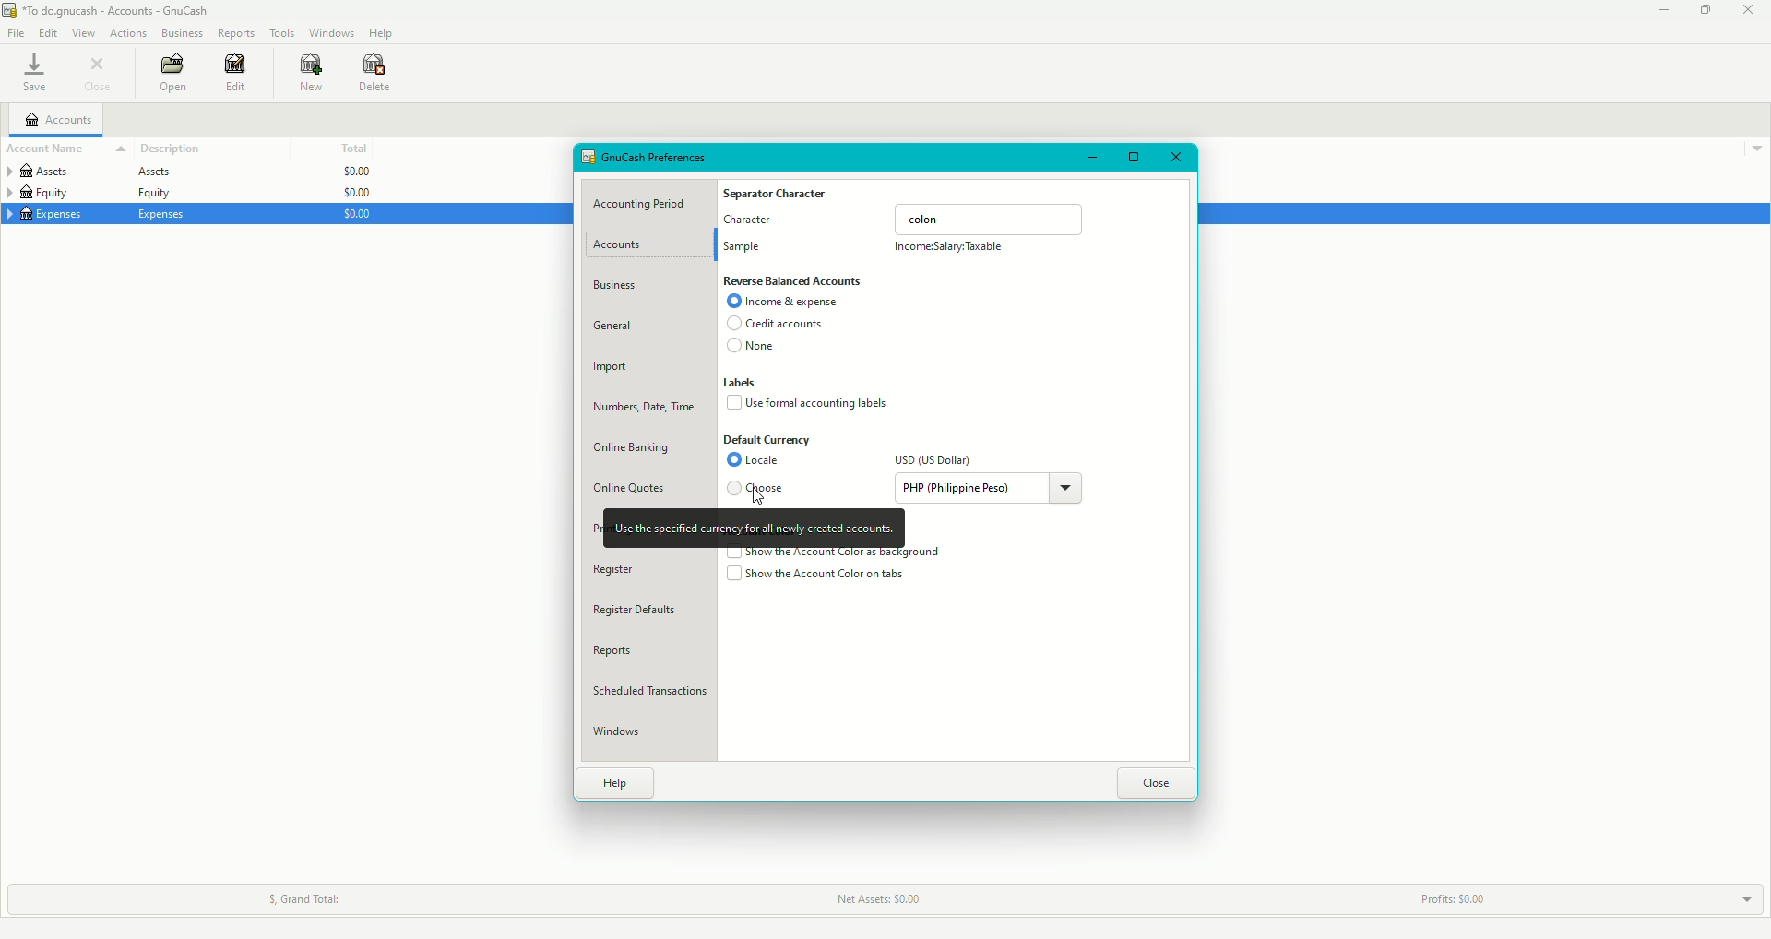 This screenshot has width=1771, height=939. I want to click on Accounts, so click(59, 120).